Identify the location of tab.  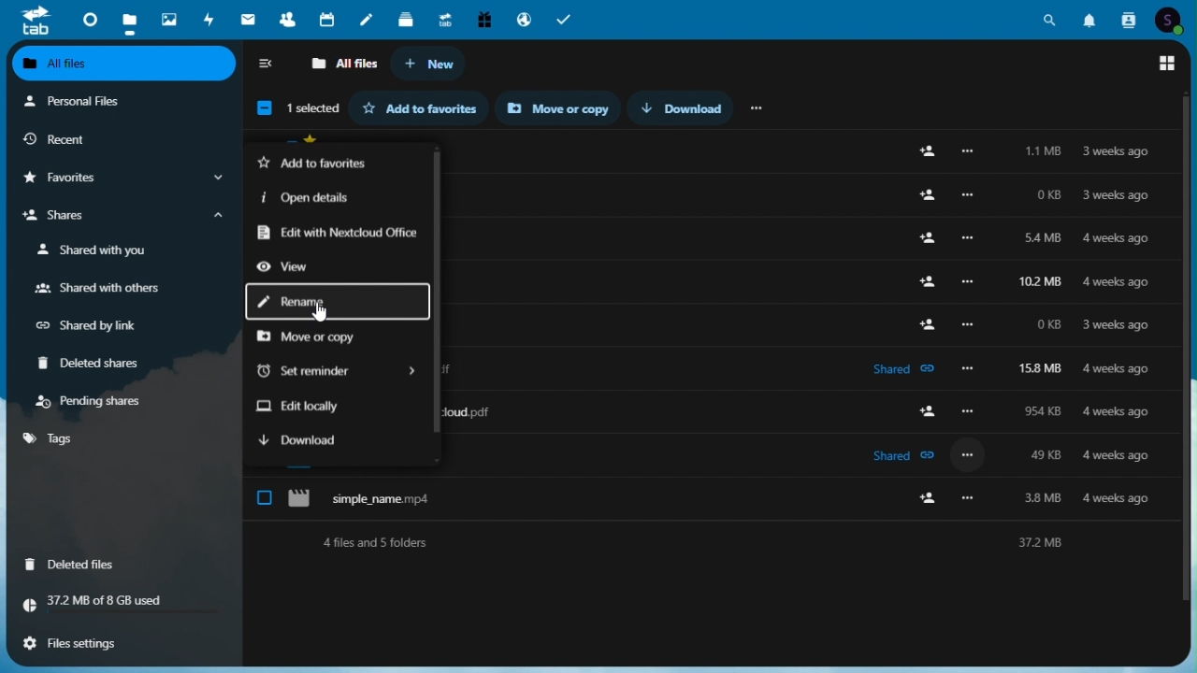
(28, 20).